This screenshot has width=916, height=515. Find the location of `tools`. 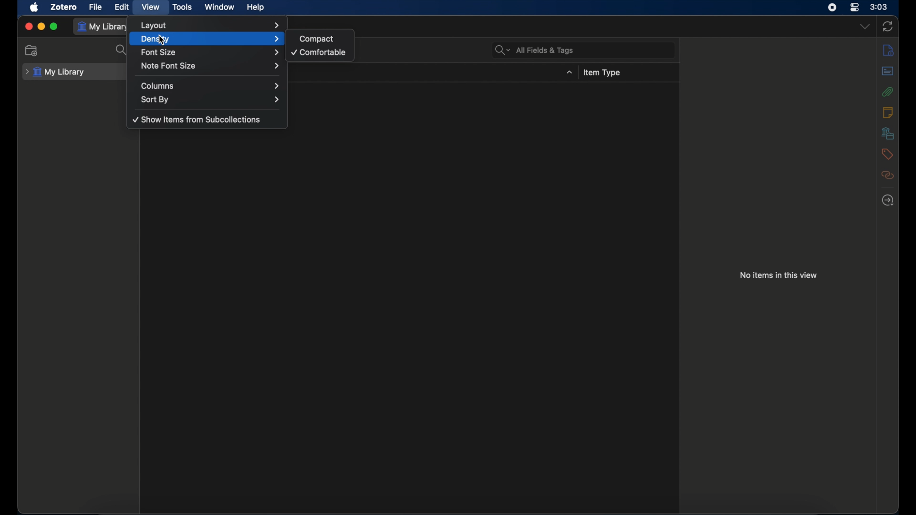

tools is located at coordinates (183, 7).